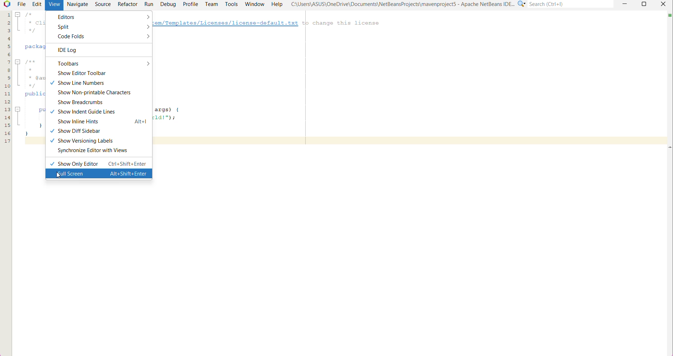  Describe the element at coordinates (572, 4) in the screenshot. I see `Search(Ctrl+e)` at that location.